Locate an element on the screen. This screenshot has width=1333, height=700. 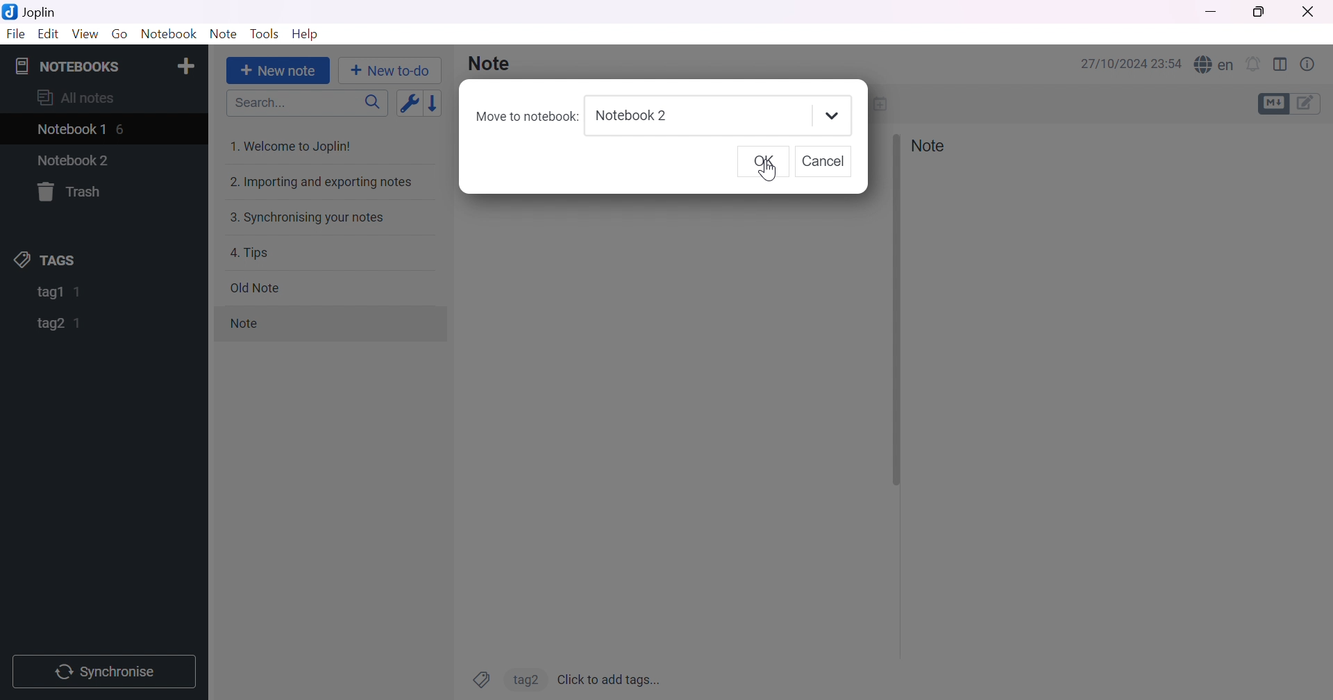
Reverse sort order is located at coordinates (436, 103).